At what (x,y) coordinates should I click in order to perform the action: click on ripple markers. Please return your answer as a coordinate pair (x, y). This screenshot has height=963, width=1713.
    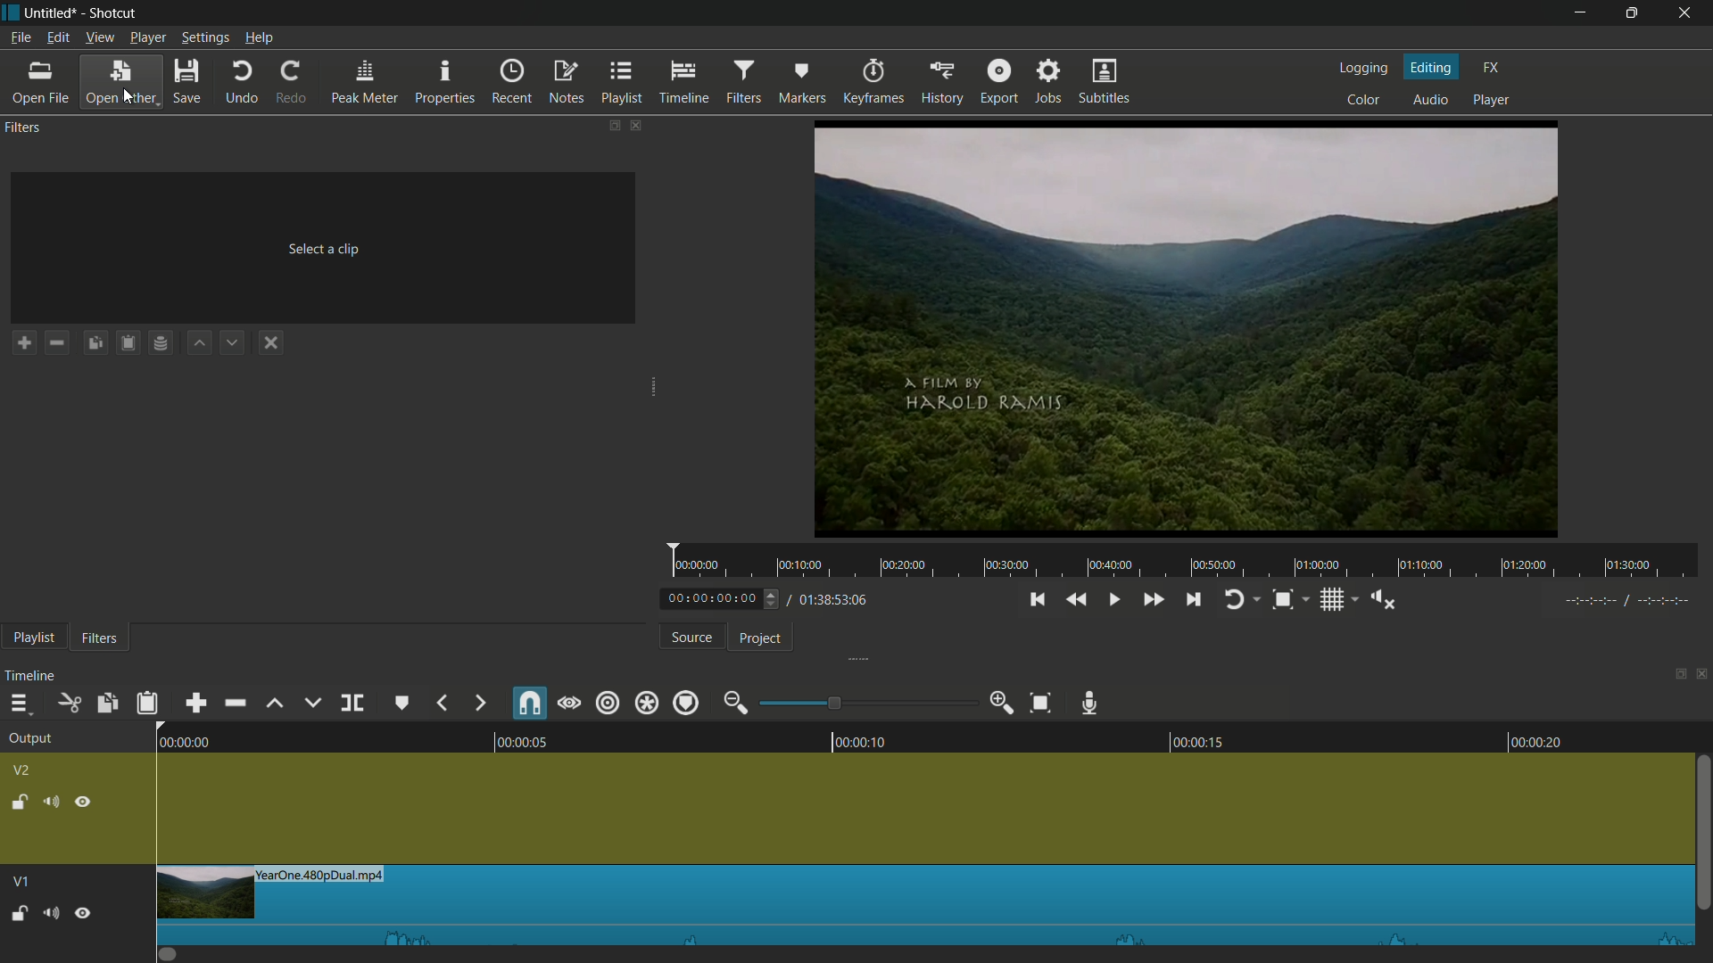
    Looking at the image, I should click on (684, 704).